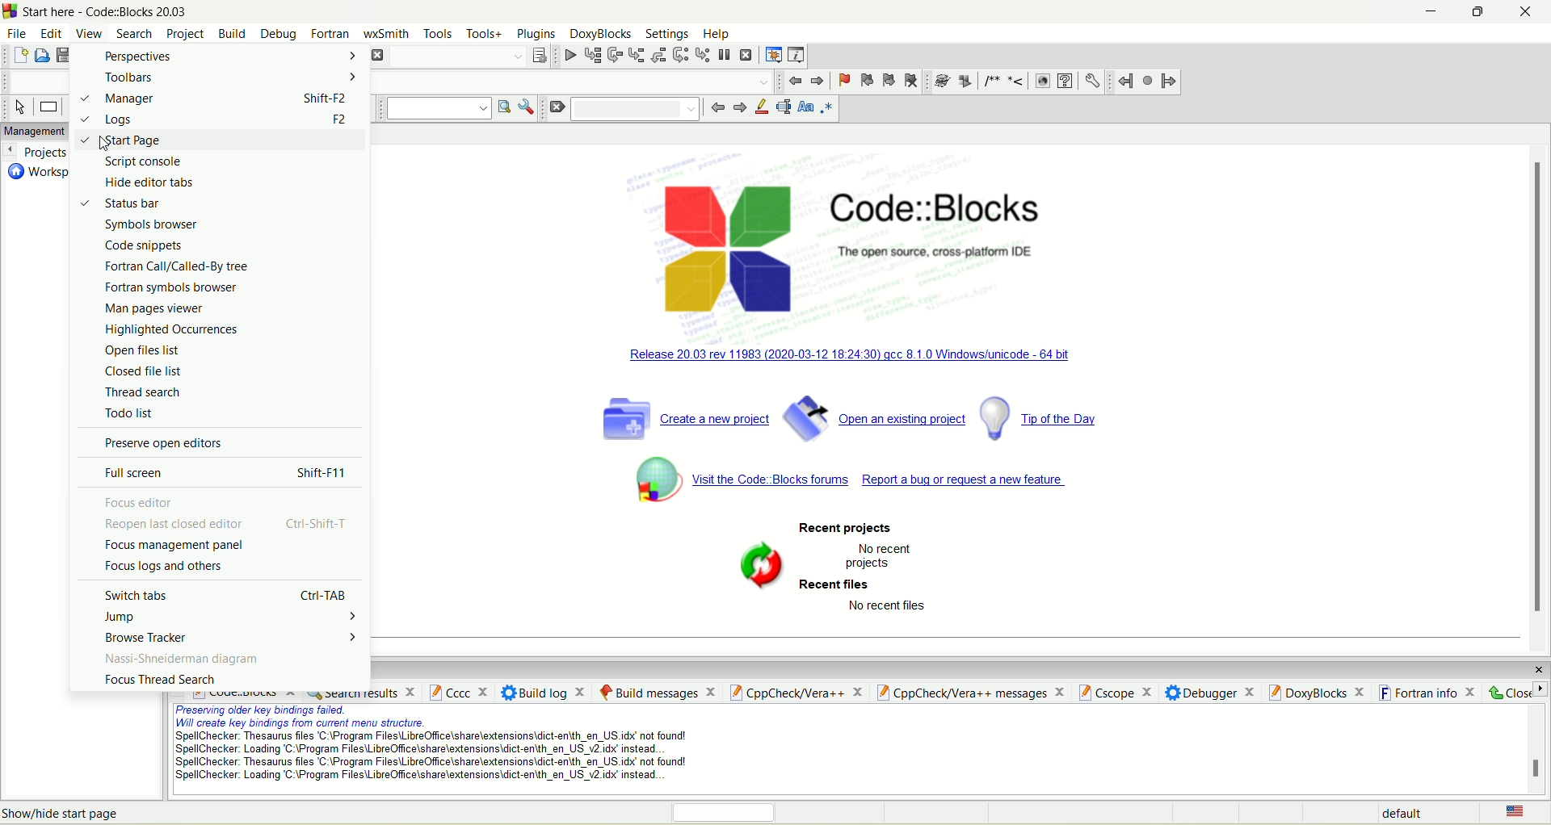  What do you see at coordinates (827, 109) in the screenshot?
I see `regex` at bounding box center [827, 109].